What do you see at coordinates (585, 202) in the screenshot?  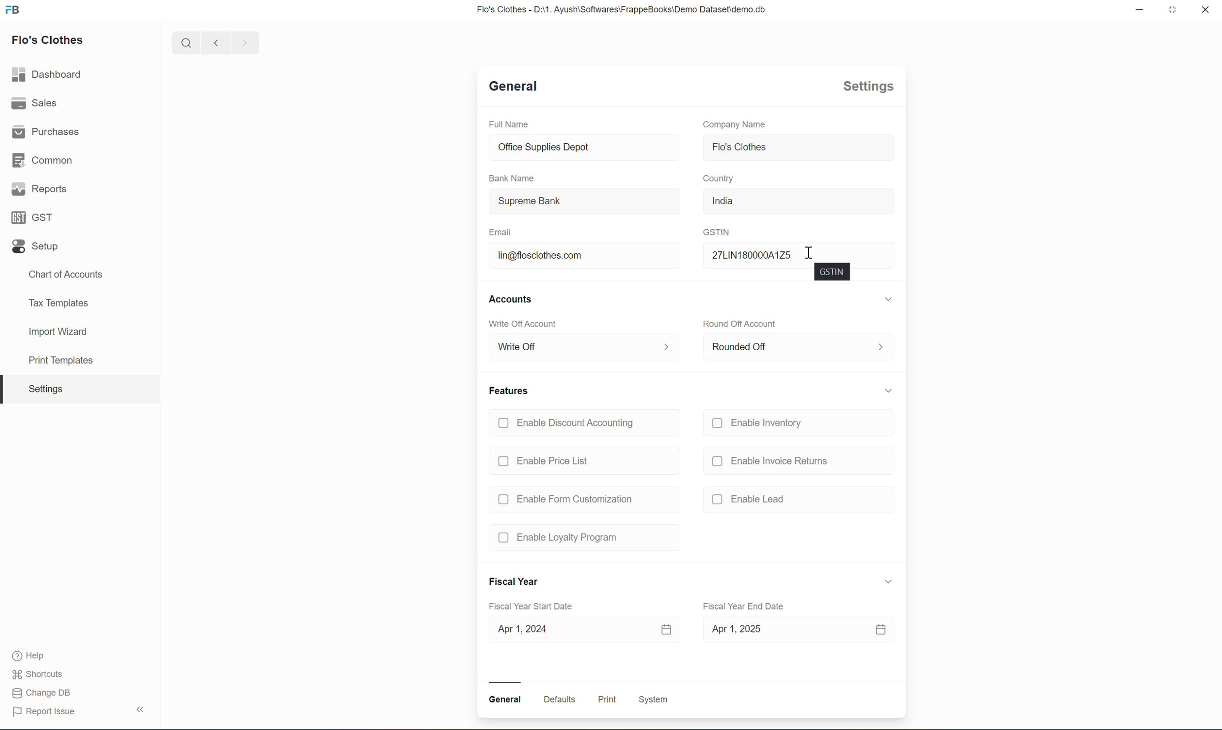 I see `Supreme Bank` at bounding box center [585, 202].